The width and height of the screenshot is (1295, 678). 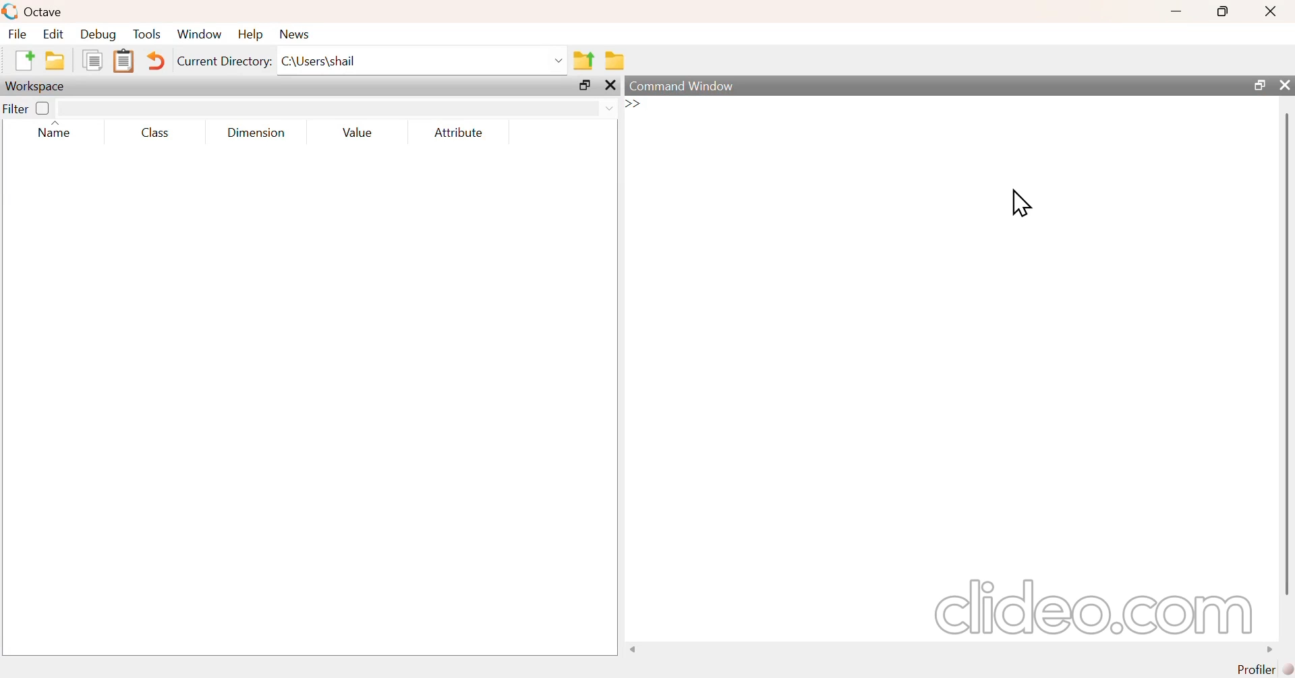 What do you see at coordinates (580, 85) in the screenshot?
I see `maximize` at bounding box center [580, 85].